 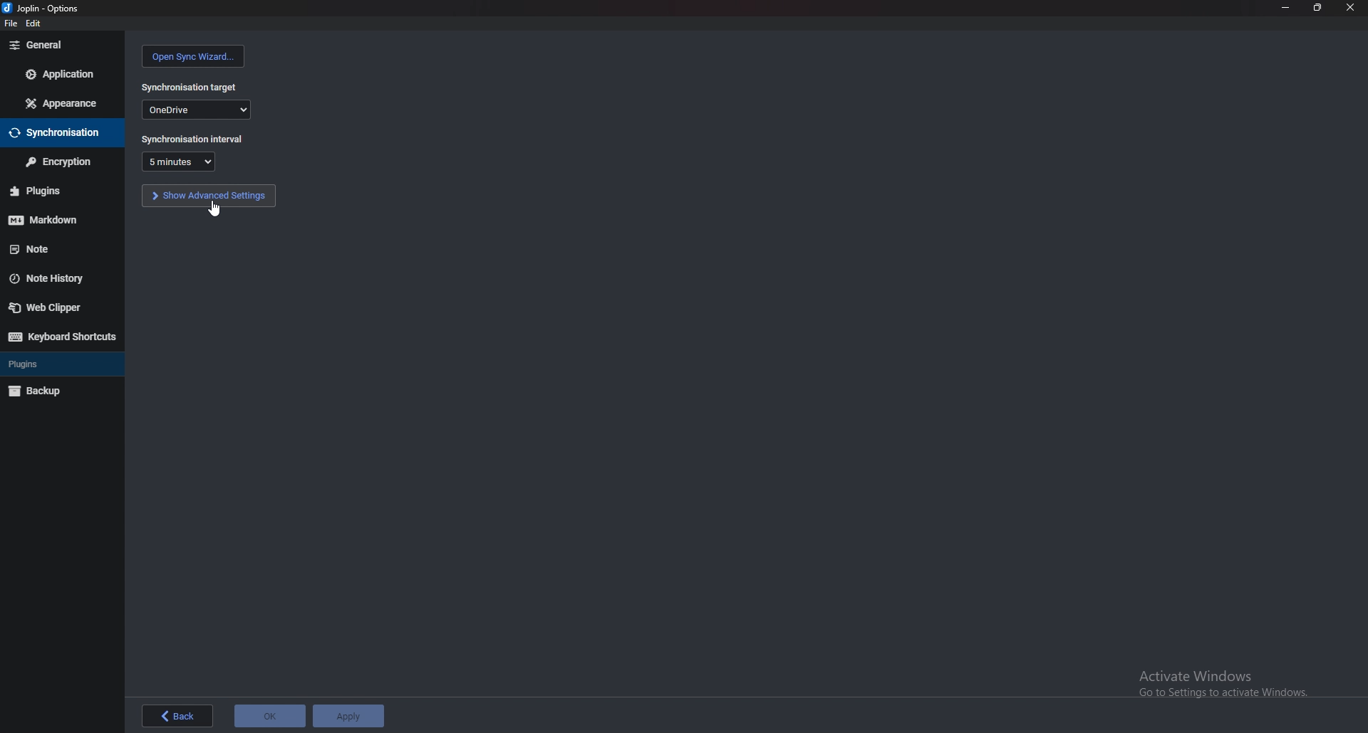 What do you see at coordinates (64, 102) in the screenshot?
I see `appearance` at bounding box center [64, 102].